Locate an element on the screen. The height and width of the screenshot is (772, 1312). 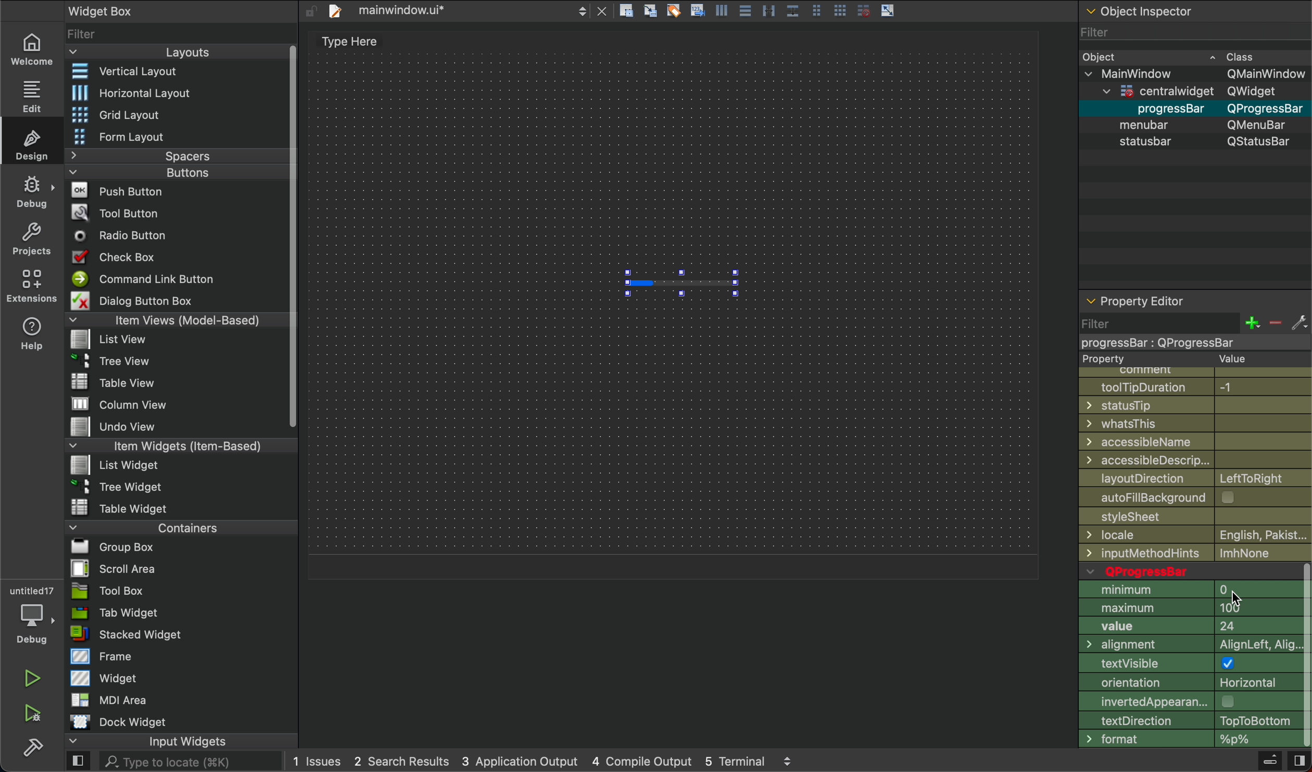
debug is located at coordinates (33, 192).